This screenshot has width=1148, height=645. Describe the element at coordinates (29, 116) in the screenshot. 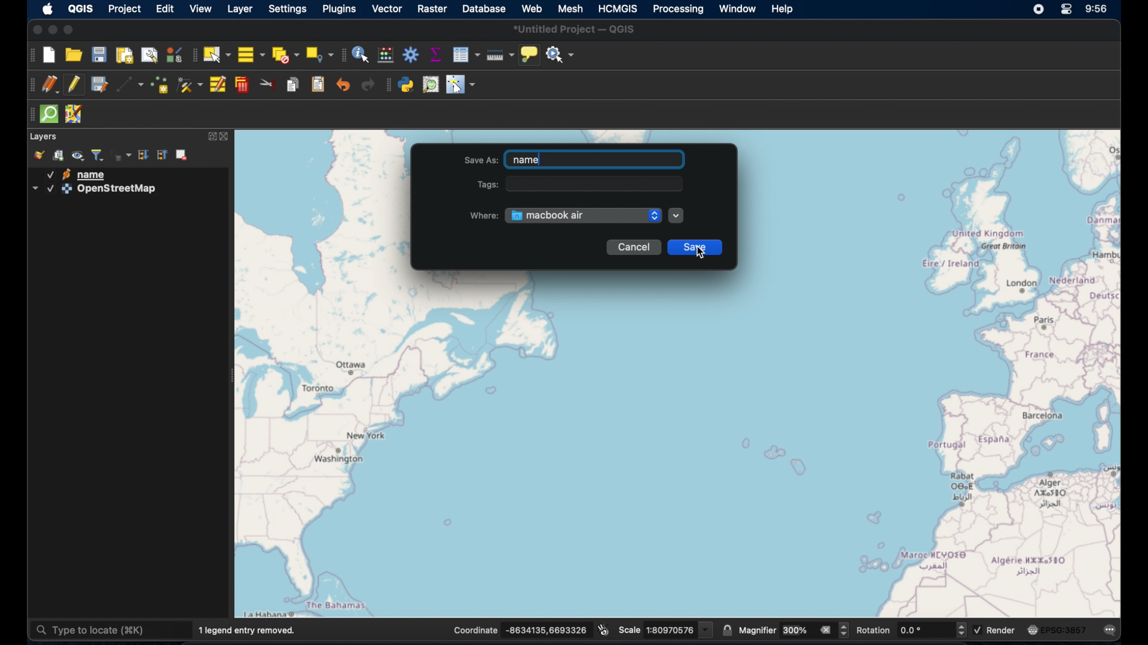

I see `drag handles` at that location.